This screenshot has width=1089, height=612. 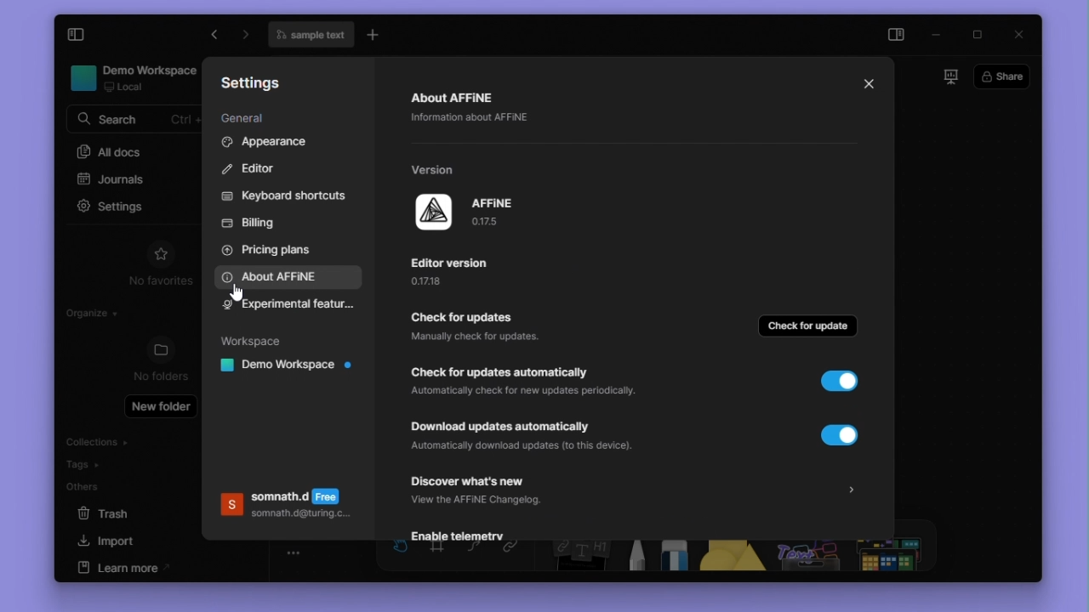 I want to click on automatic updates check button and explanatory text, so click(x=530, y=384).